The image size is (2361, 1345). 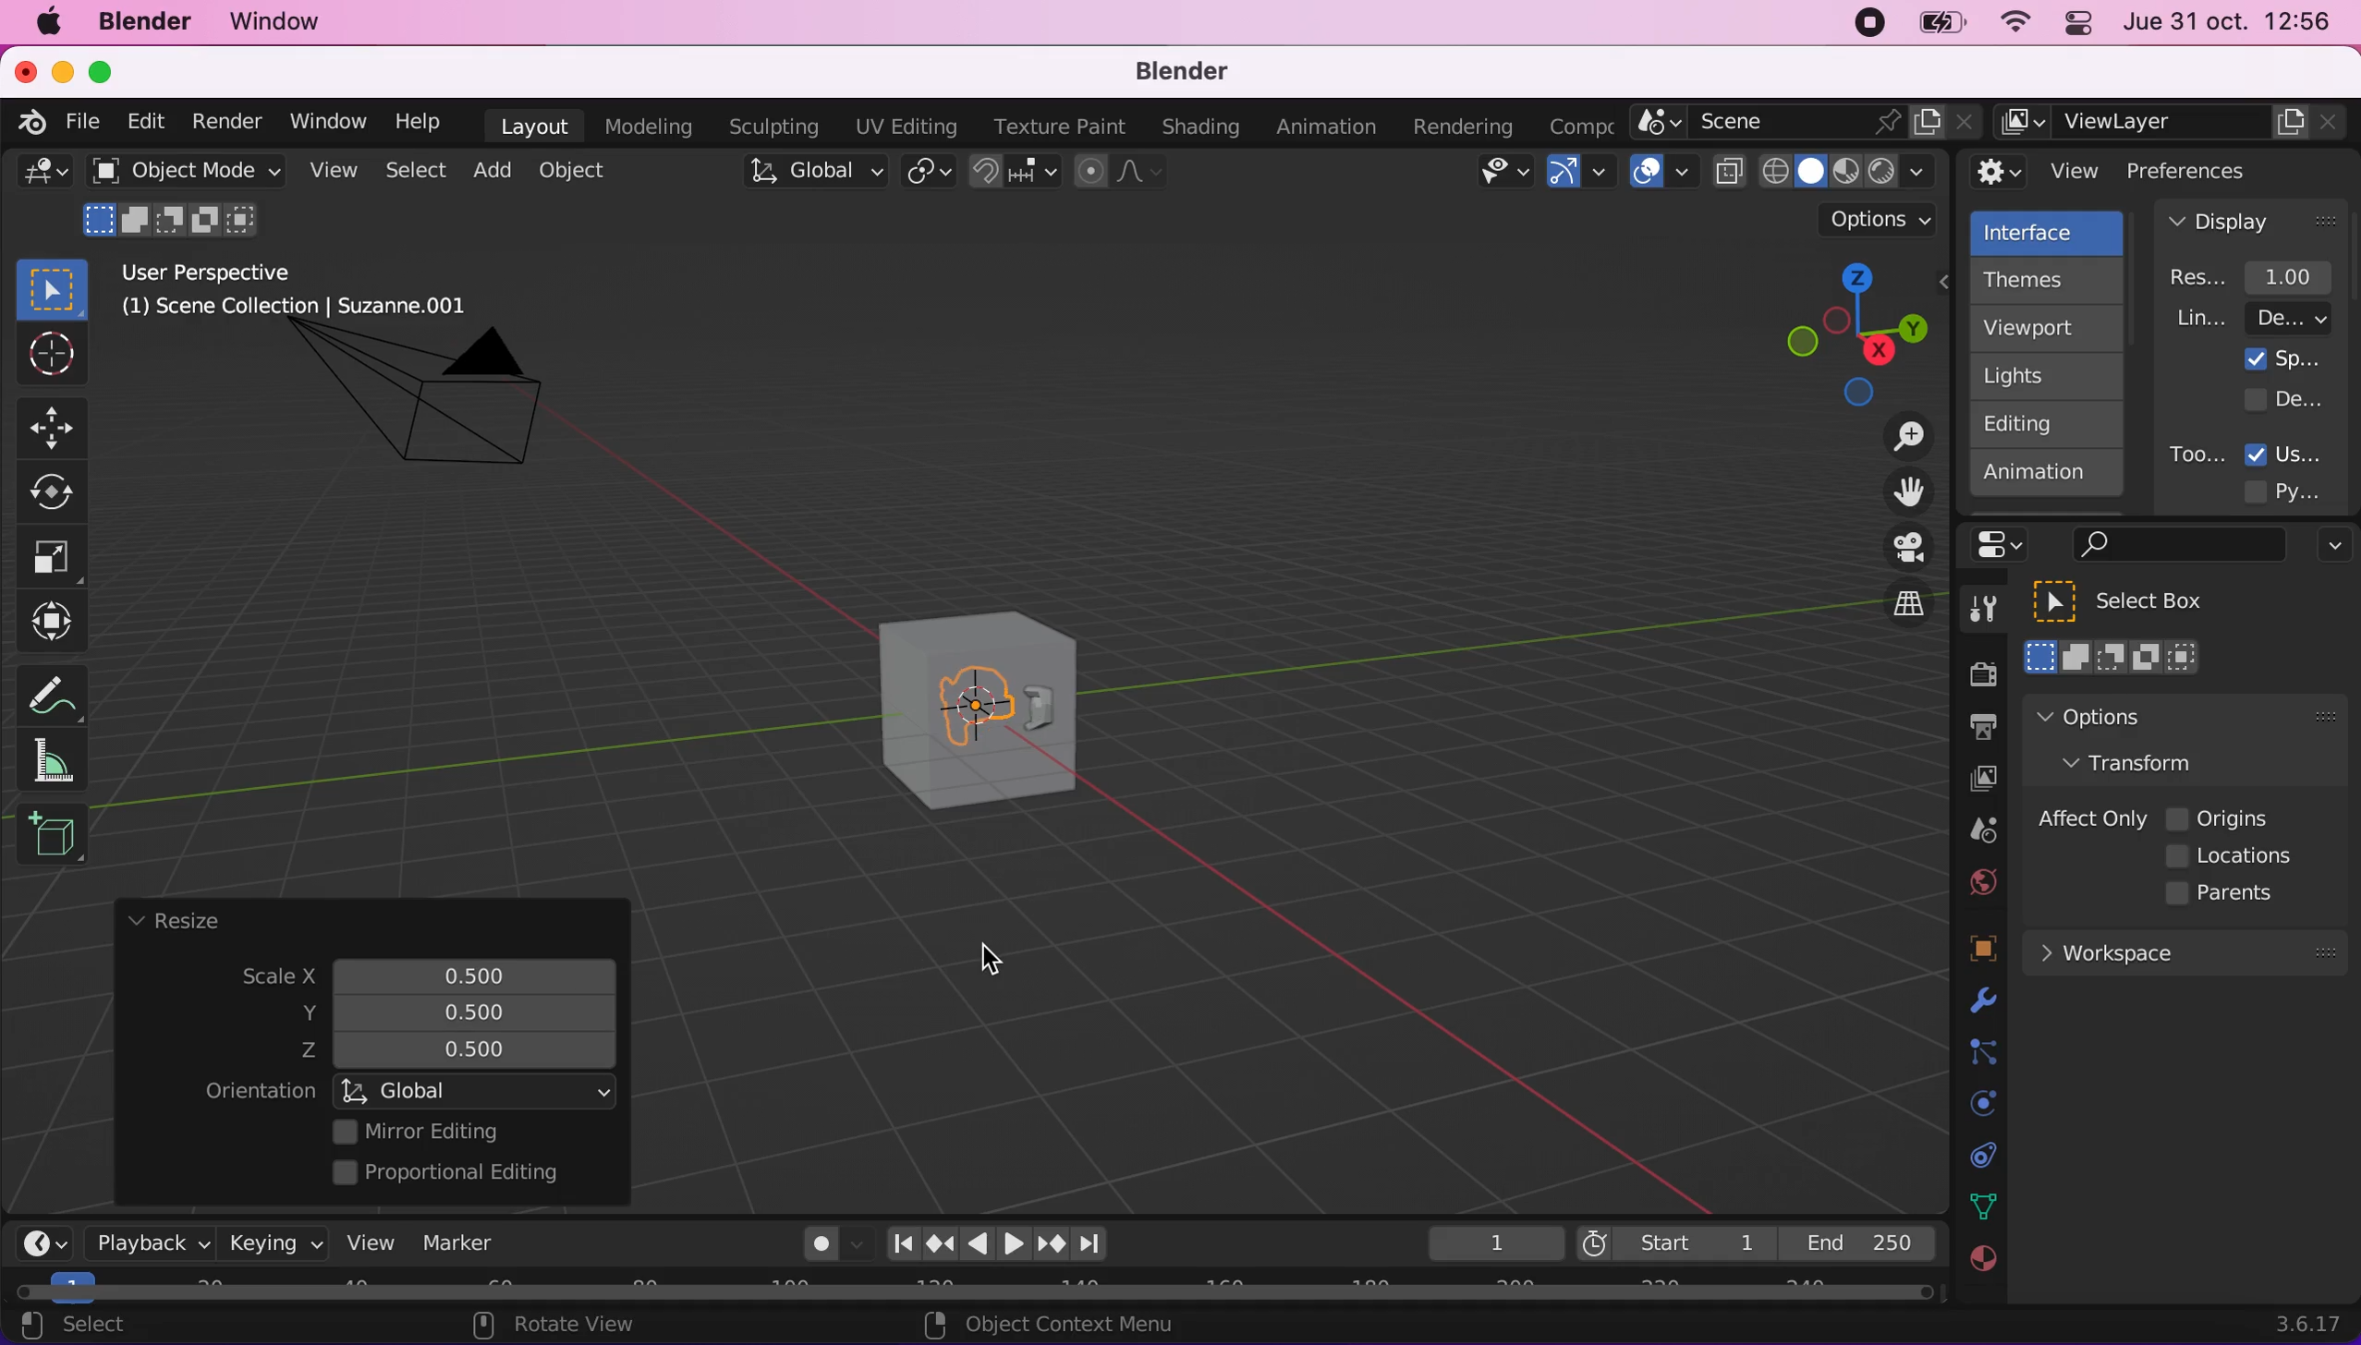 What do you see at coordinates (329, 171) in the screenshot?
I see `view` at bounding box center [329, 171].